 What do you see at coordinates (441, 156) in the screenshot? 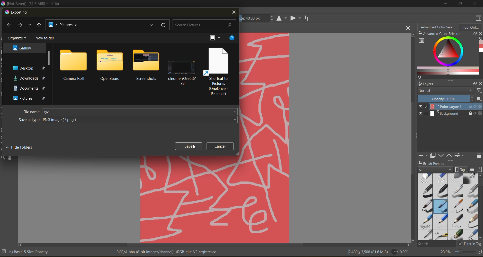
I see `mask down` at bounding box center [441, 156].